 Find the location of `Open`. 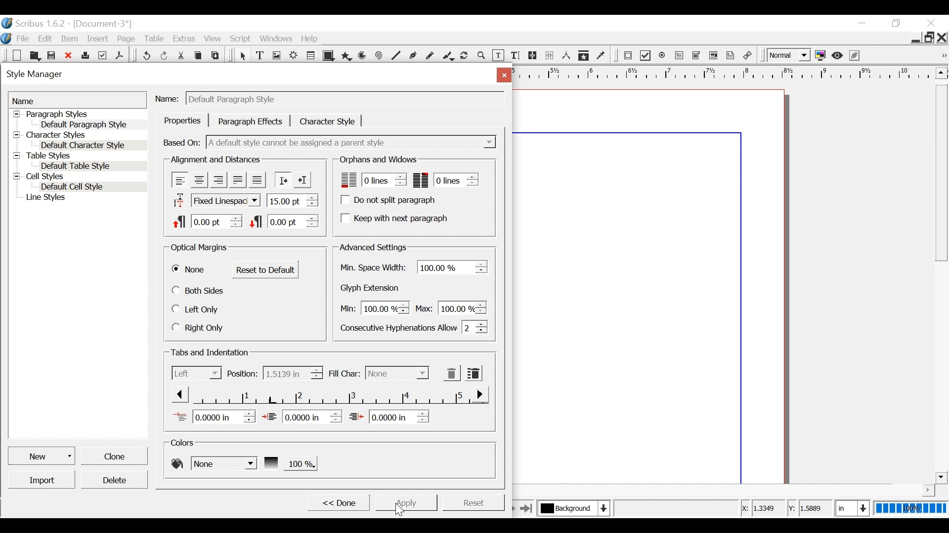

Open is located at coordinates (34, 55).